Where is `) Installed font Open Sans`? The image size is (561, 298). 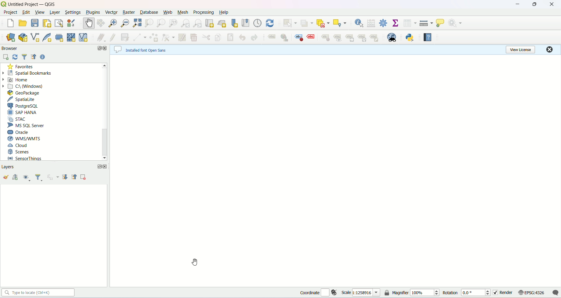
) Installed font Open Sans is located at coordinates (147, 49).